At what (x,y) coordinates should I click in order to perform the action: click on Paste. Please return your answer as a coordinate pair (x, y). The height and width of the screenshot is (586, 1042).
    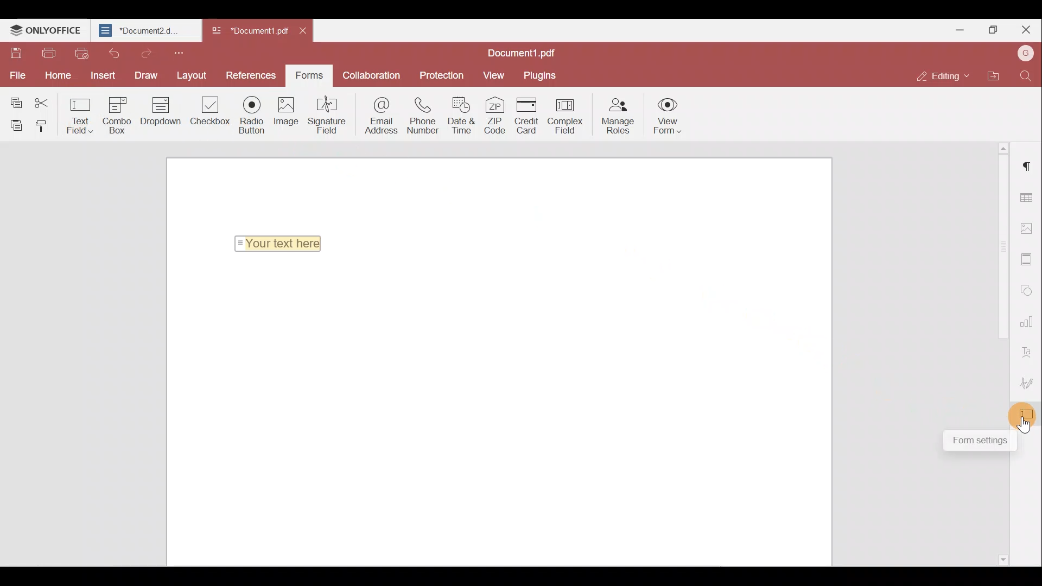
    Looking at the image, I should click on (14, 125).